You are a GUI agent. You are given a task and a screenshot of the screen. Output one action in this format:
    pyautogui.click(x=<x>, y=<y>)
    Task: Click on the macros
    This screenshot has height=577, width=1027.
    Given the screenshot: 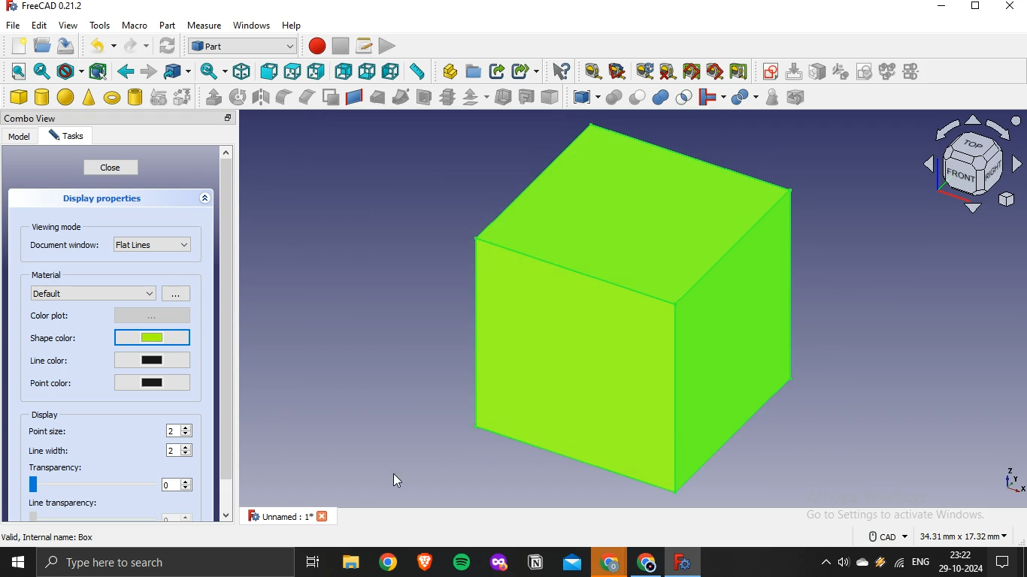 What is the action you would take?
    pyautogui.click(x=364, y=45)
    